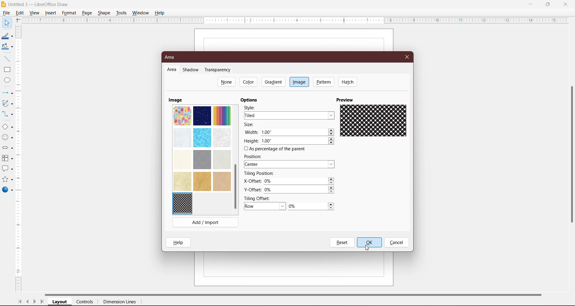 Image resolution: width=575 pixels, height=306 pixels. What do you see at coordinates (161, 13) in the screenshot?
I see `Help` at bounding box center [161, 13].